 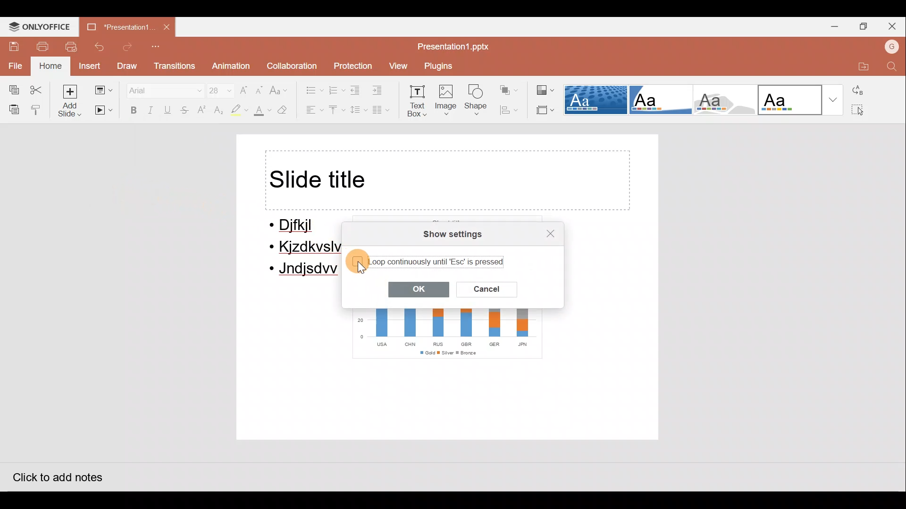 What do you see at coordinates (801, 100) in the screenshot?
I see `Office theme` at bounding box center [801, 100].